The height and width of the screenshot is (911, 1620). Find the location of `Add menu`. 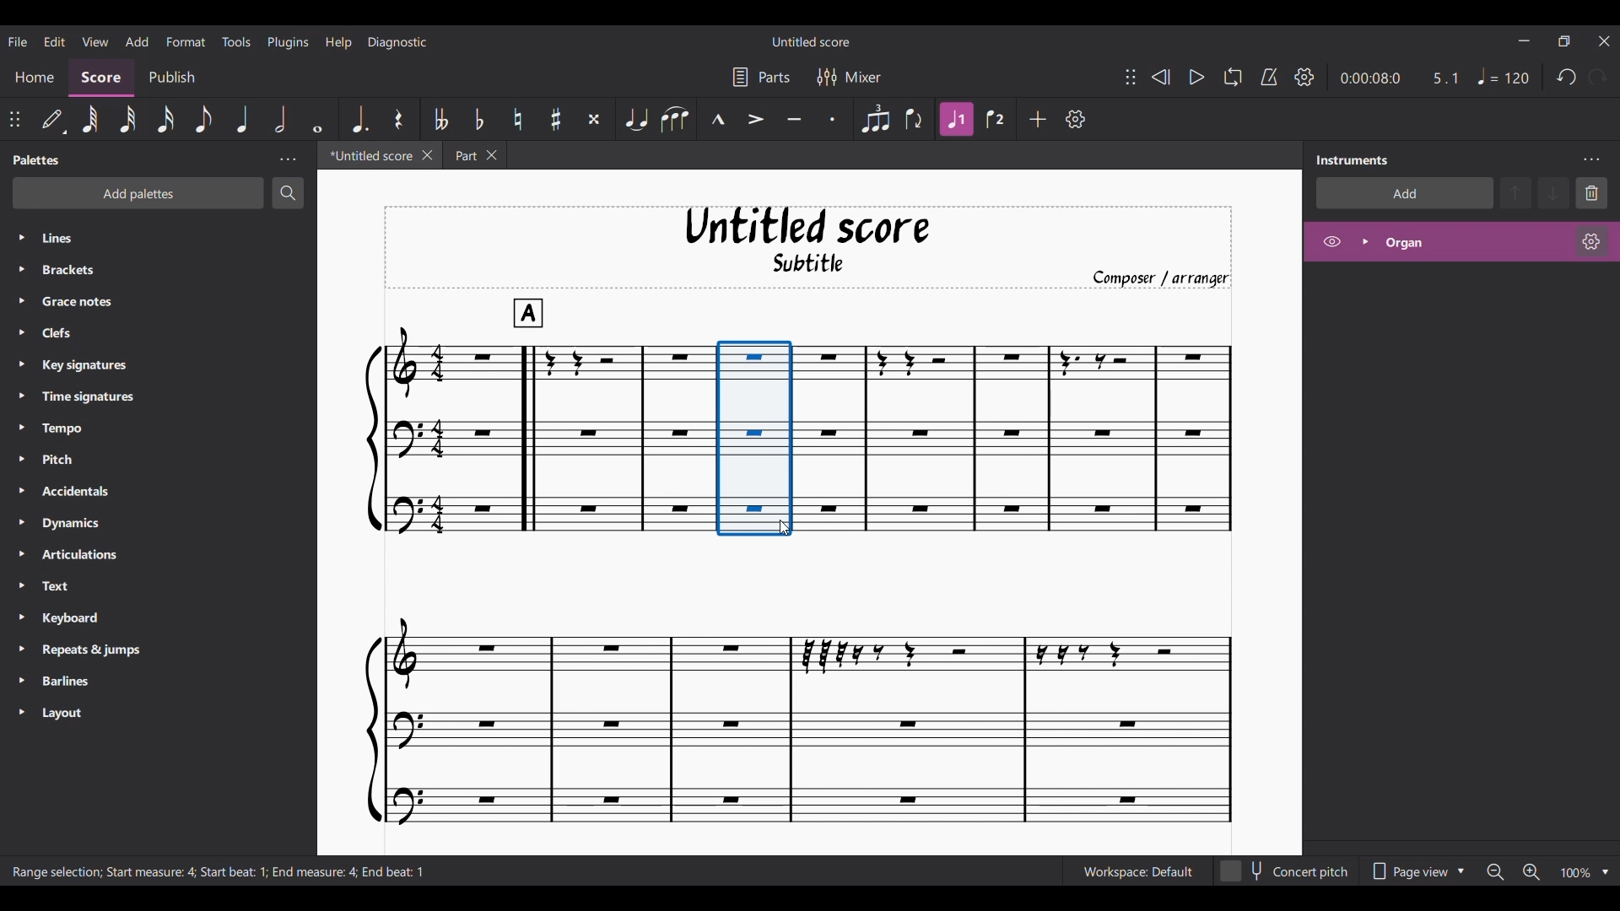

Add menu is located at coordinates (137, 39).